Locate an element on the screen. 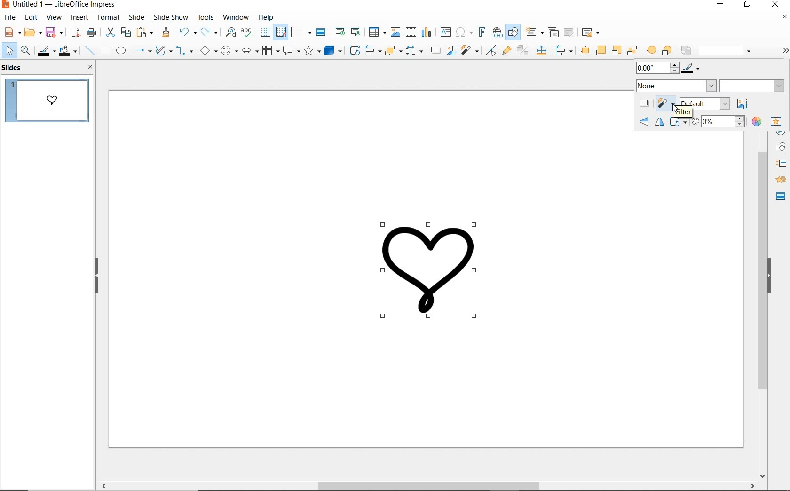  transparency is located at coordinates (718, 122).